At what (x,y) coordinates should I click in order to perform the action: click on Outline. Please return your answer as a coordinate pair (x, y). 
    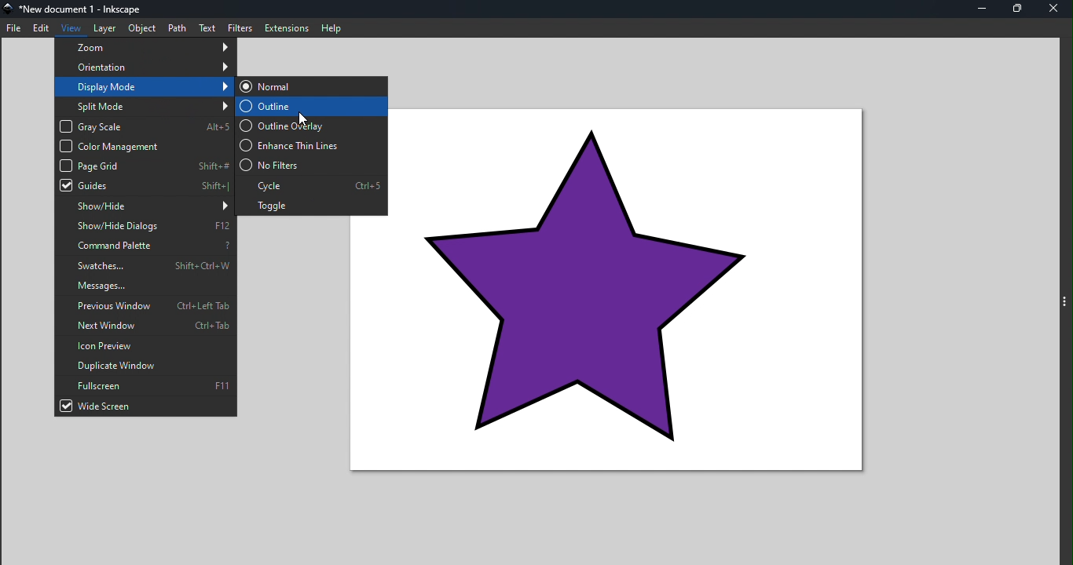
    Looking at the image, I should click on (310, 106).